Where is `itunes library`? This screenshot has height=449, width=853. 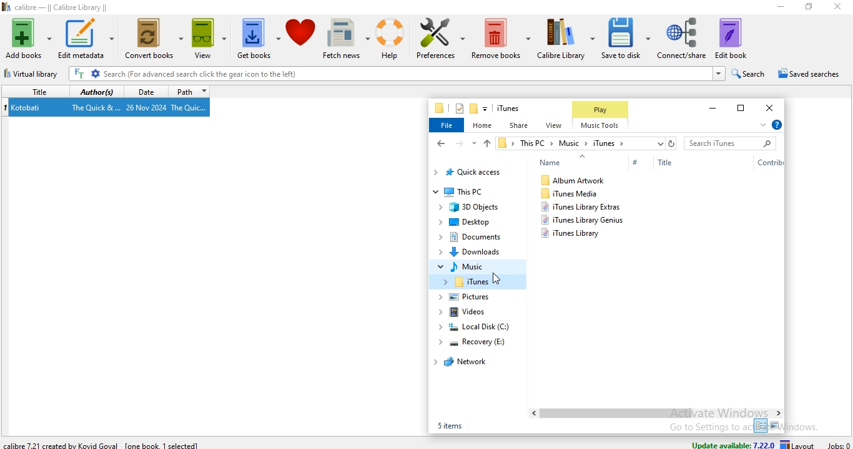
itunes library is located at coordinates (571, 234).